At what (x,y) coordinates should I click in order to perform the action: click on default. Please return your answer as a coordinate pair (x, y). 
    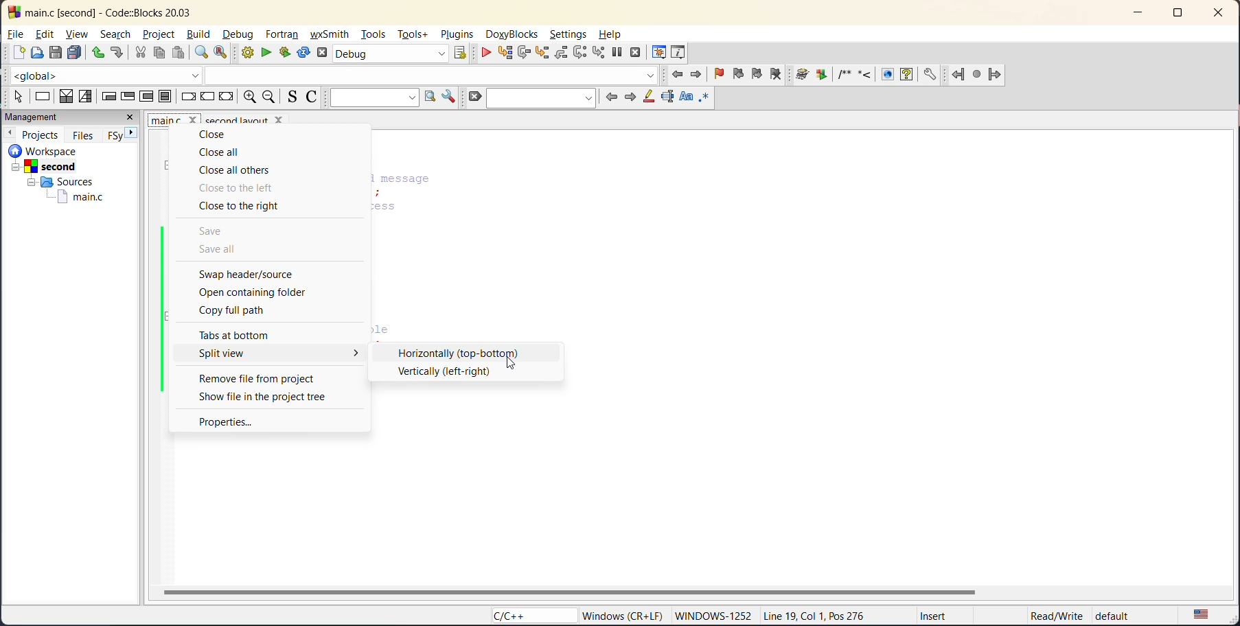
    Looking at the image, I should click on (1128, 613).